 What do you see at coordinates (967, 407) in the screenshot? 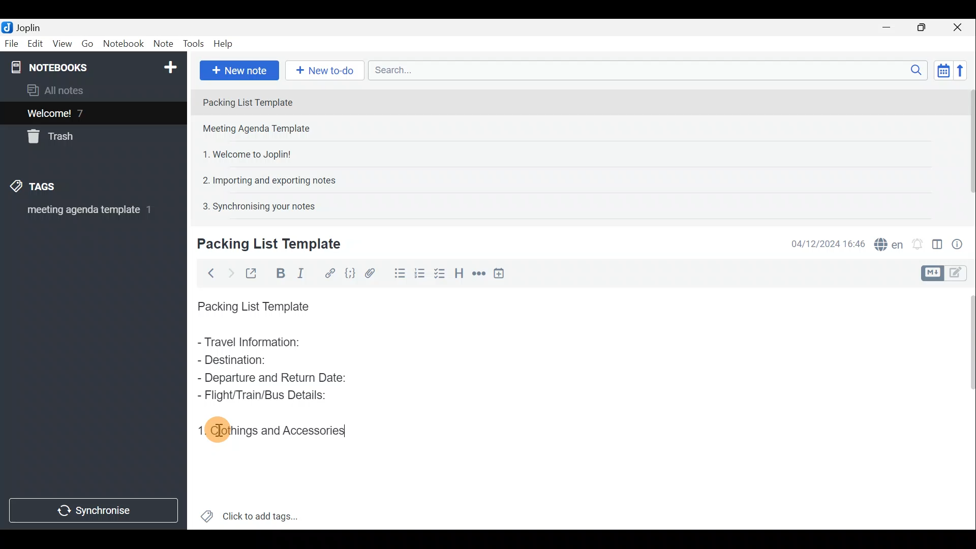
I see `Scroll bar` at bounding box center [967, 407].